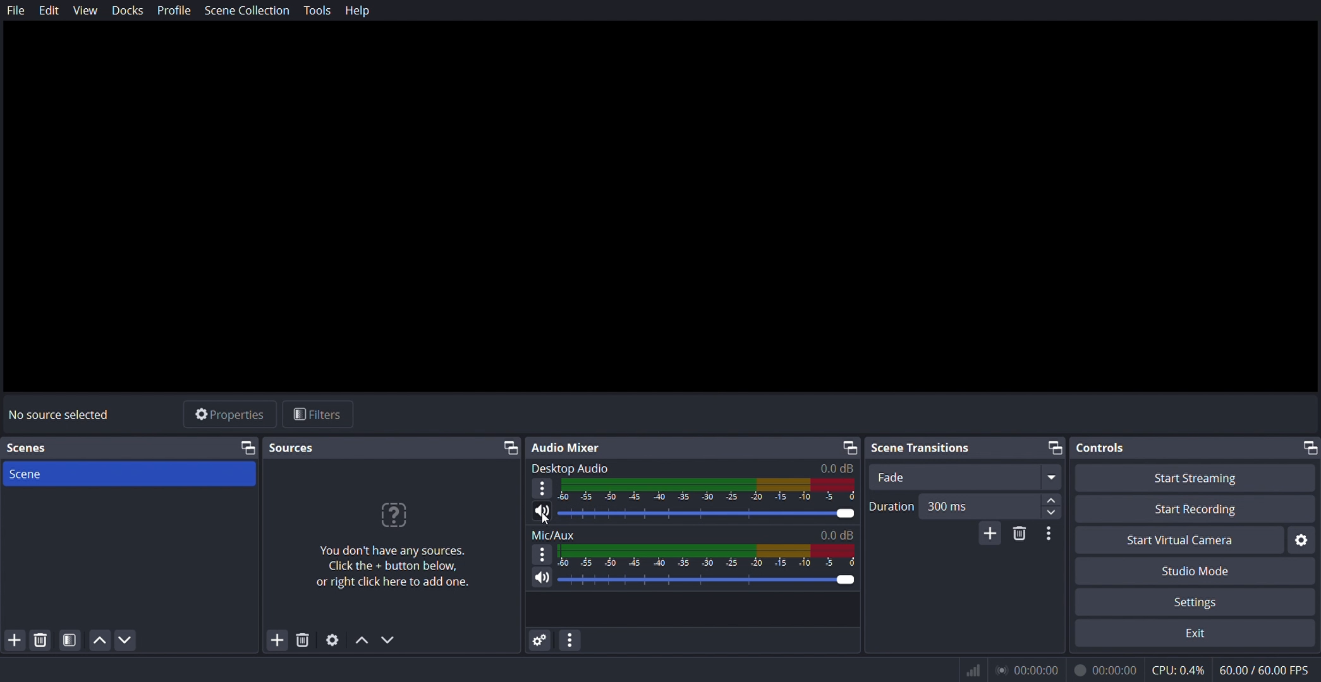 This screenshot has width=1321, height=682. What do you see at coordinates (540, 640) in the screenshot?
I see `audio settings` at bounding box center [540, 640].